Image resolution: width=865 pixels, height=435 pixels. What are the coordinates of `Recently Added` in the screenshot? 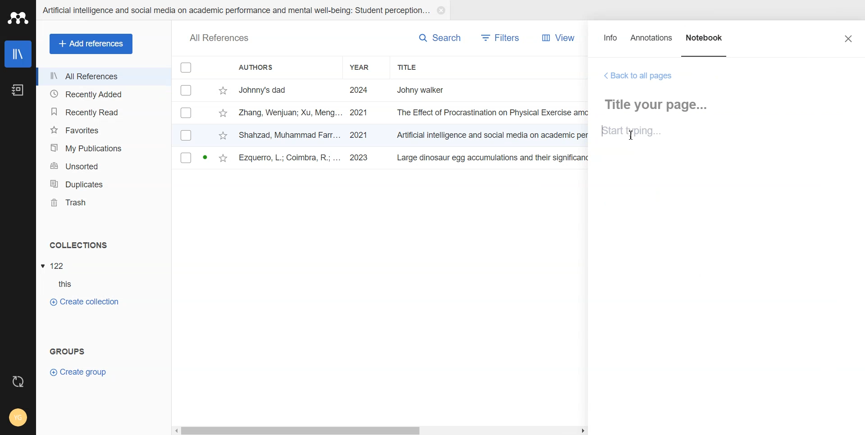 It's located at (103, 93).